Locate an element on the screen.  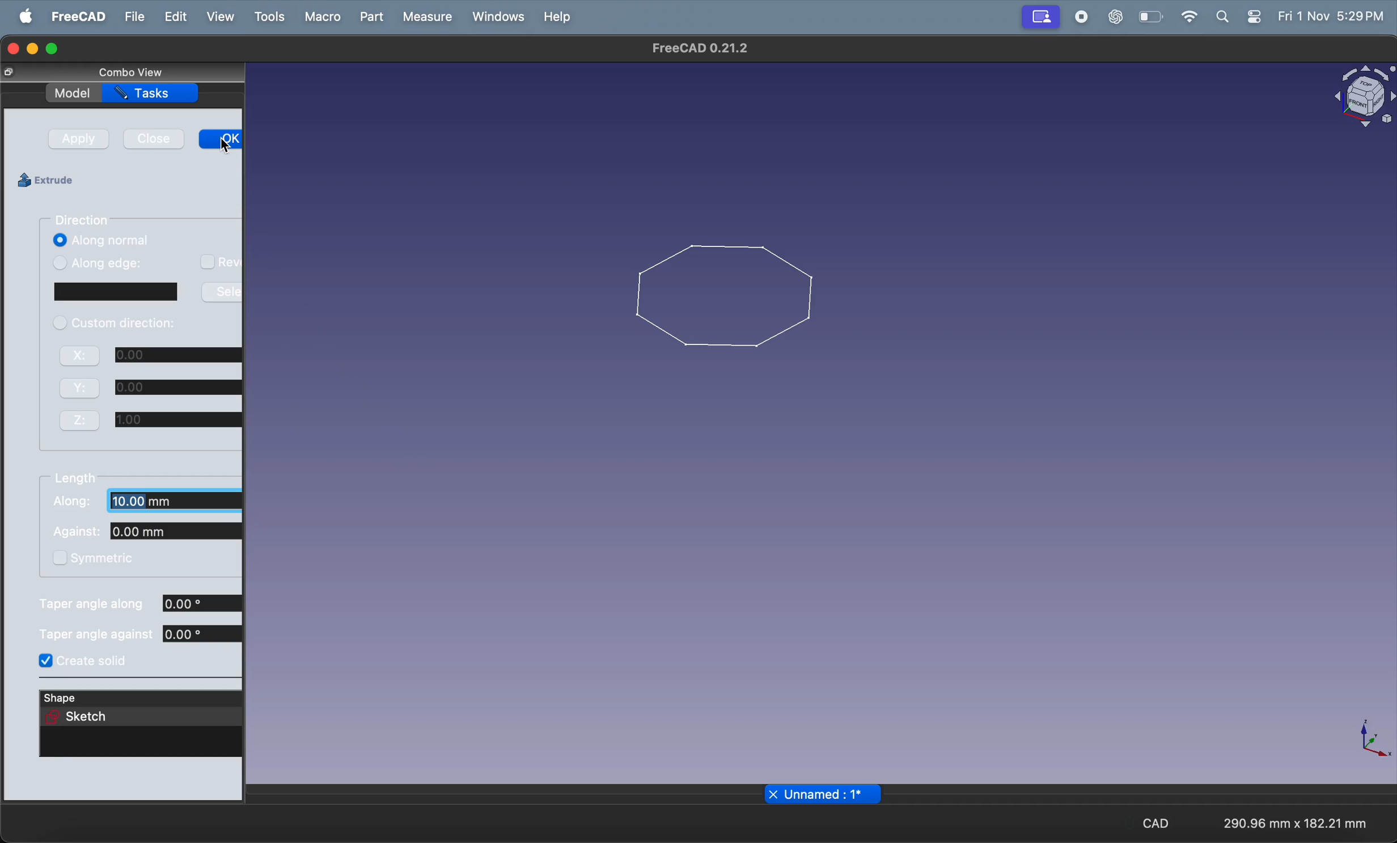
along edge is located at coordinates (145, 265).